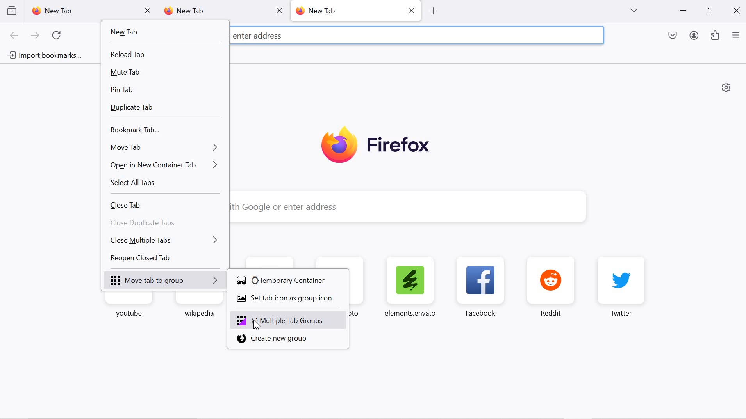 This screenshot has height=419, width=746. What do you see at coordinates (59, 36) in the screenshot?
I see `reload` at bounding box center [59, 36].